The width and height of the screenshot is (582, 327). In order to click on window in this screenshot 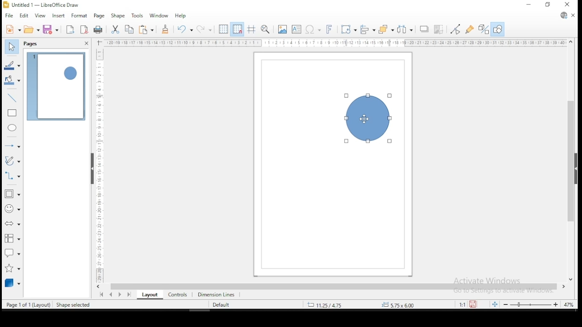, I will do `click(159, 15)`.